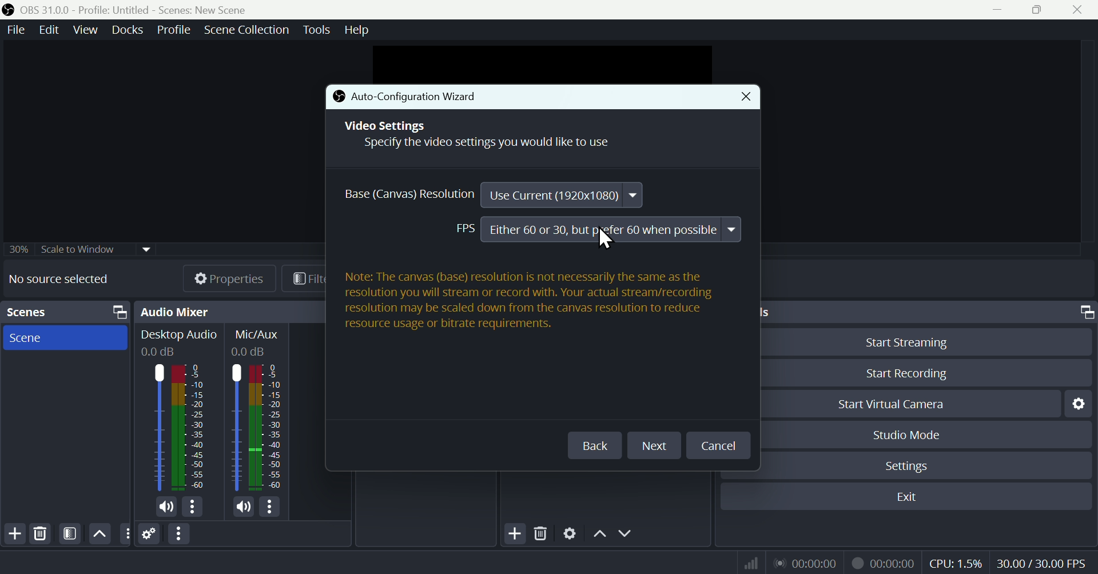 Image resolution: width=1098 pixels, height=574 pixels. Describe the element at coordinates (359, 28) in the screenshot. I see `help` at that location.